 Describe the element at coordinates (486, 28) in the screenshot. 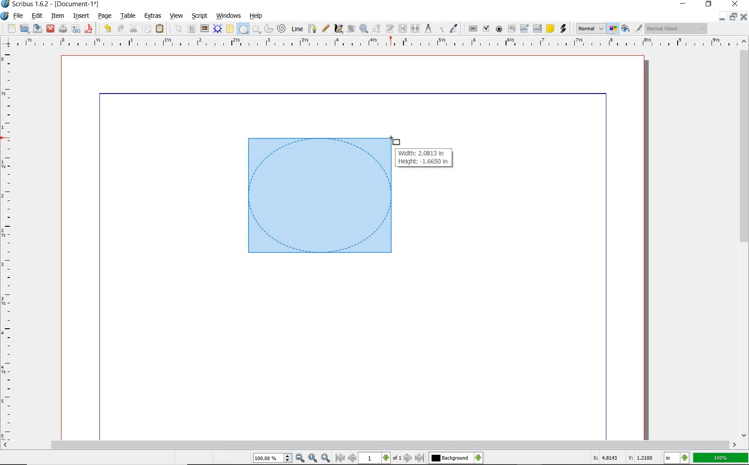

I see `PDF CHECK BOX` at that location.